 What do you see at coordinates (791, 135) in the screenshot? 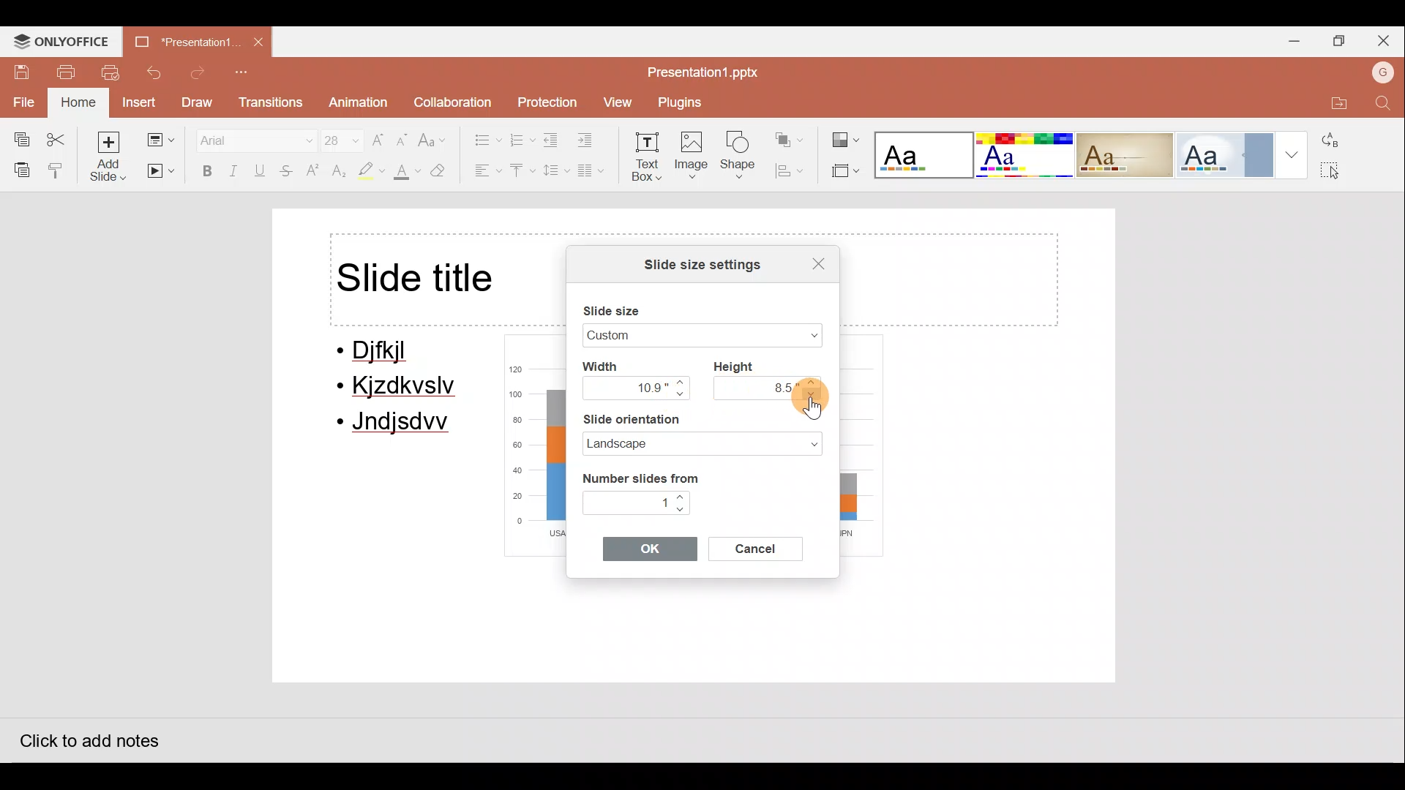
I see `Arrange shape` at bounding box center [791, 135].